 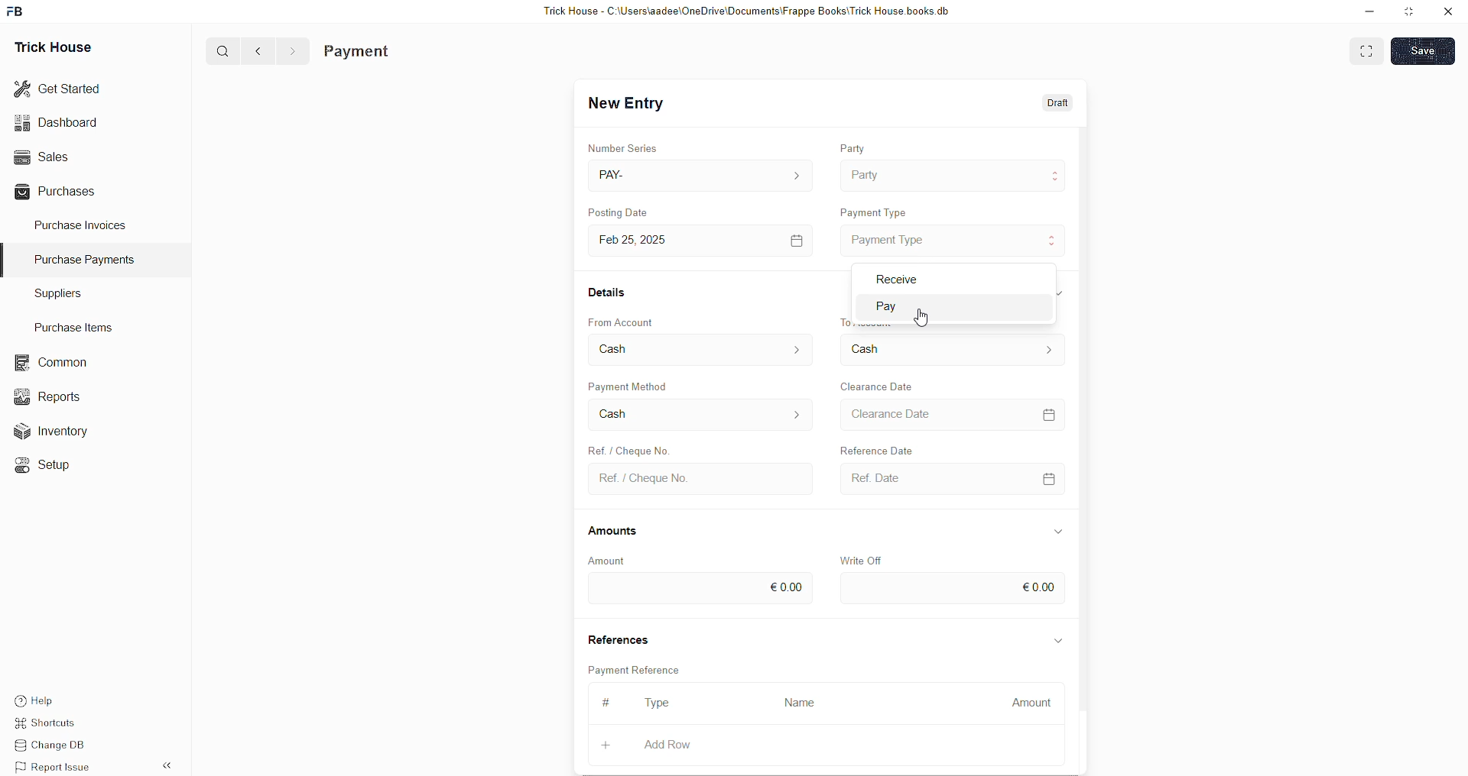 What do you see at coordinates (869, 477) in the screenshot?
I see `Ref Date` at bounding box center [869, 477].